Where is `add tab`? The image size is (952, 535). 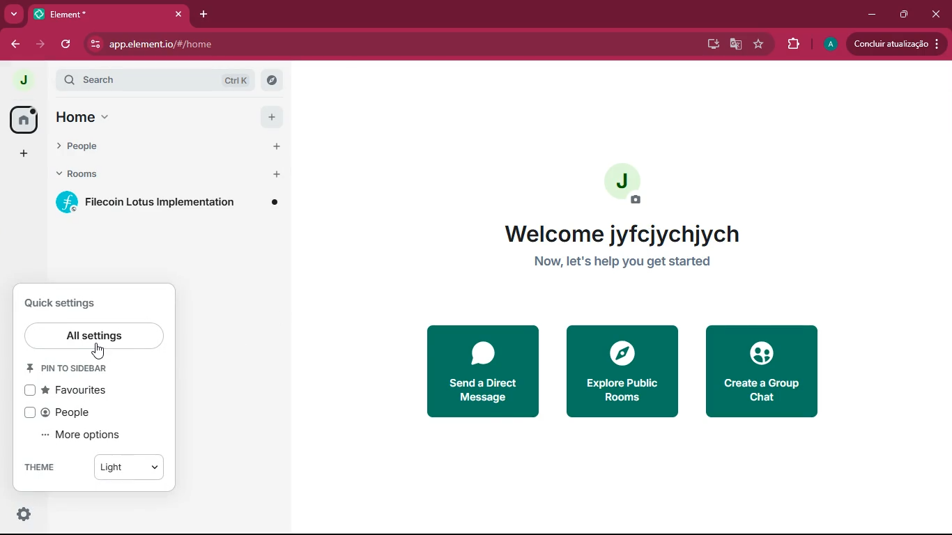 add tab is located at coordinates (203, 15).